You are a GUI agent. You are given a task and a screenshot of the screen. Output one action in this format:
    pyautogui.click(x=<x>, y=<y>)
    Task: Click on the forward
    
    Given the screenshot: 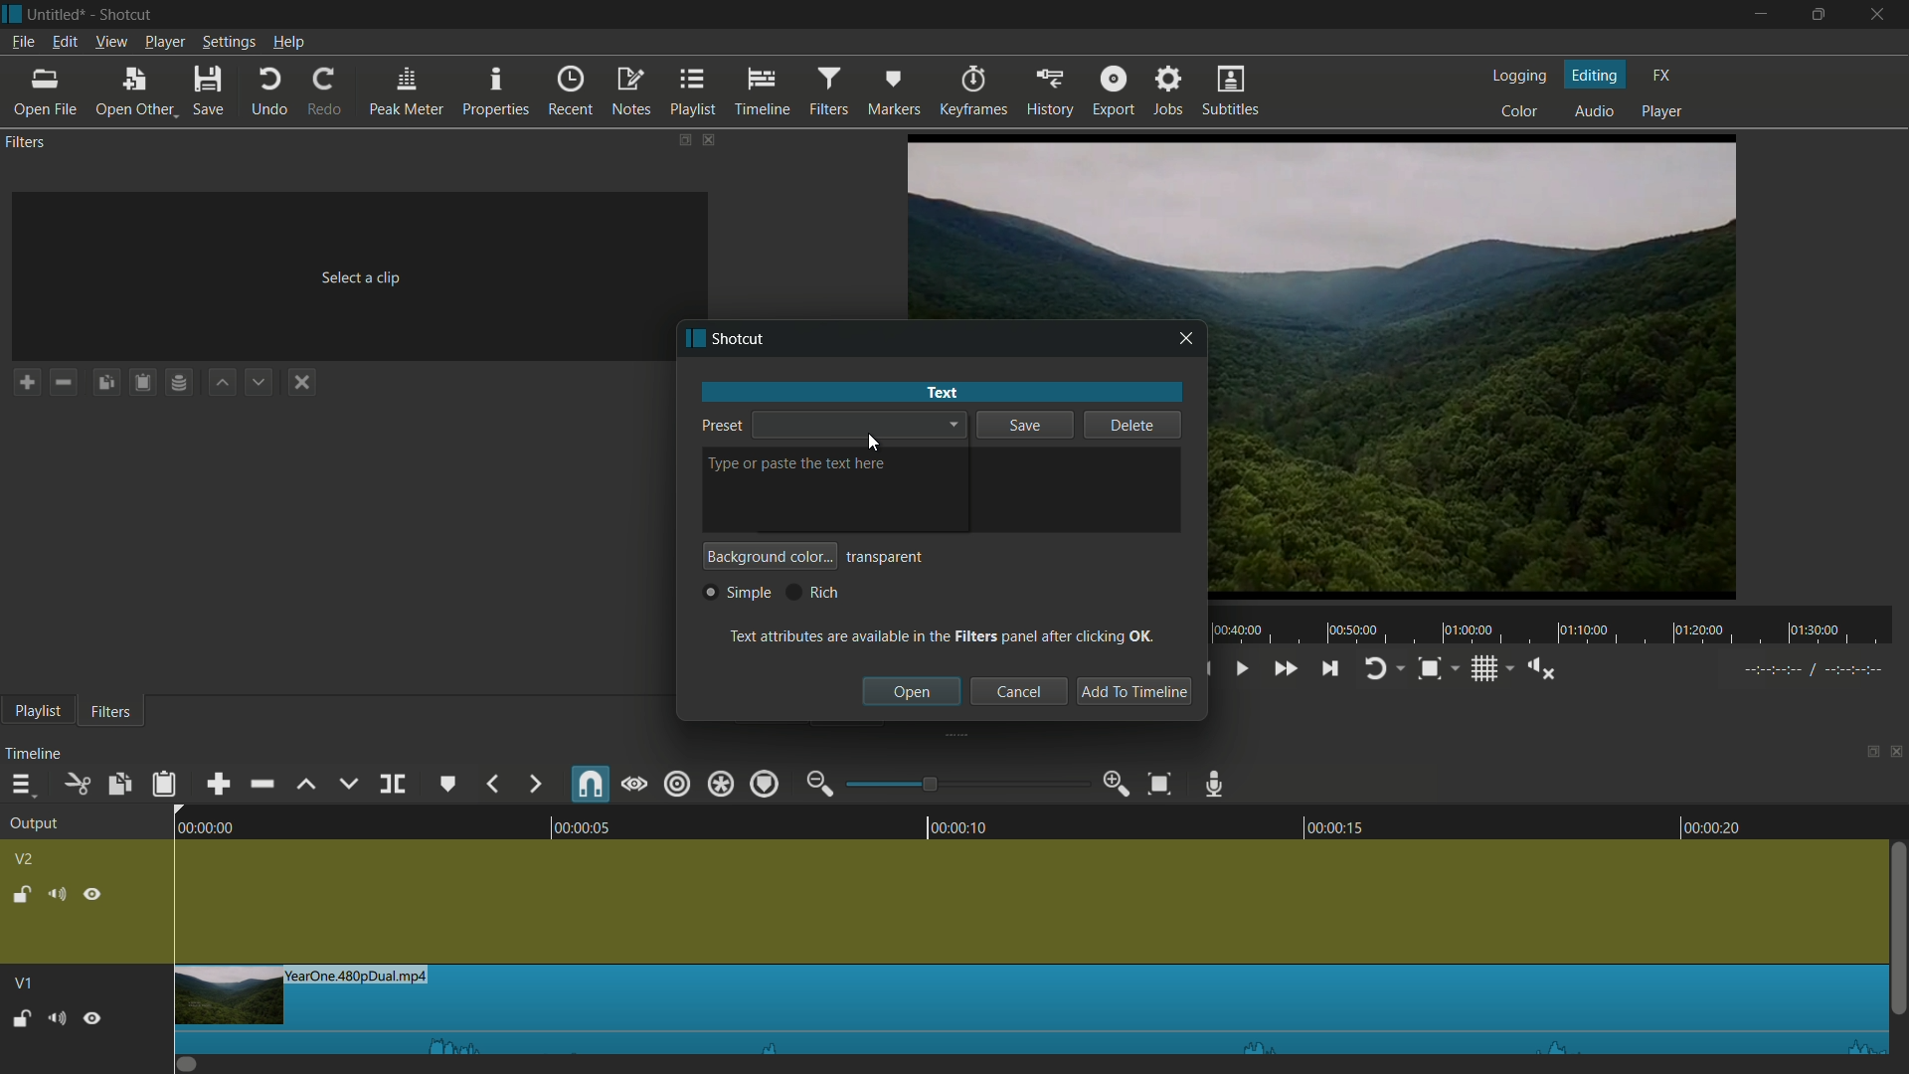 What is the action you would take?
    pyautogui.click(x=534, y=784)
    